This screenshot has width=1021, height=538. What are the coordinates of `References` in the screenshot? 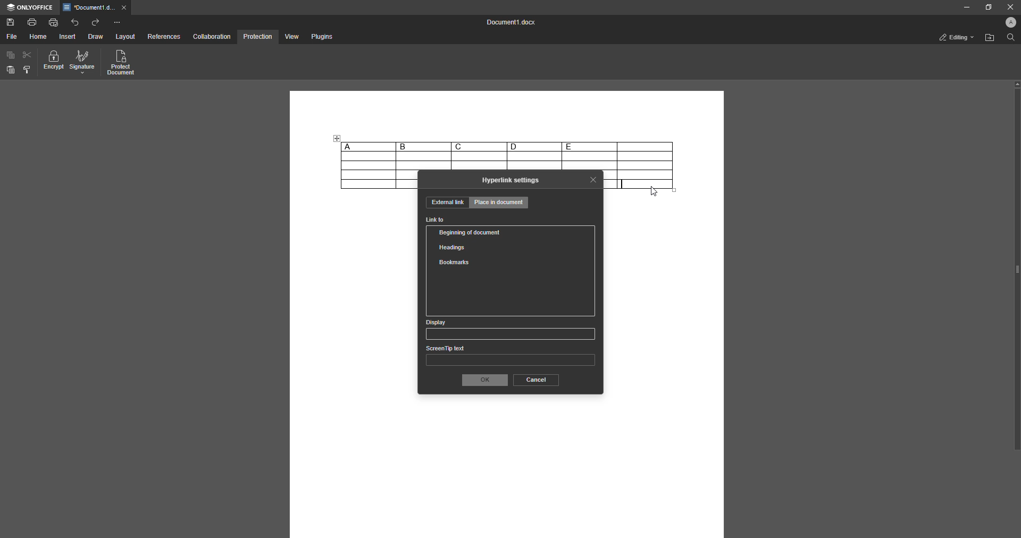 It's located at (163, 37).